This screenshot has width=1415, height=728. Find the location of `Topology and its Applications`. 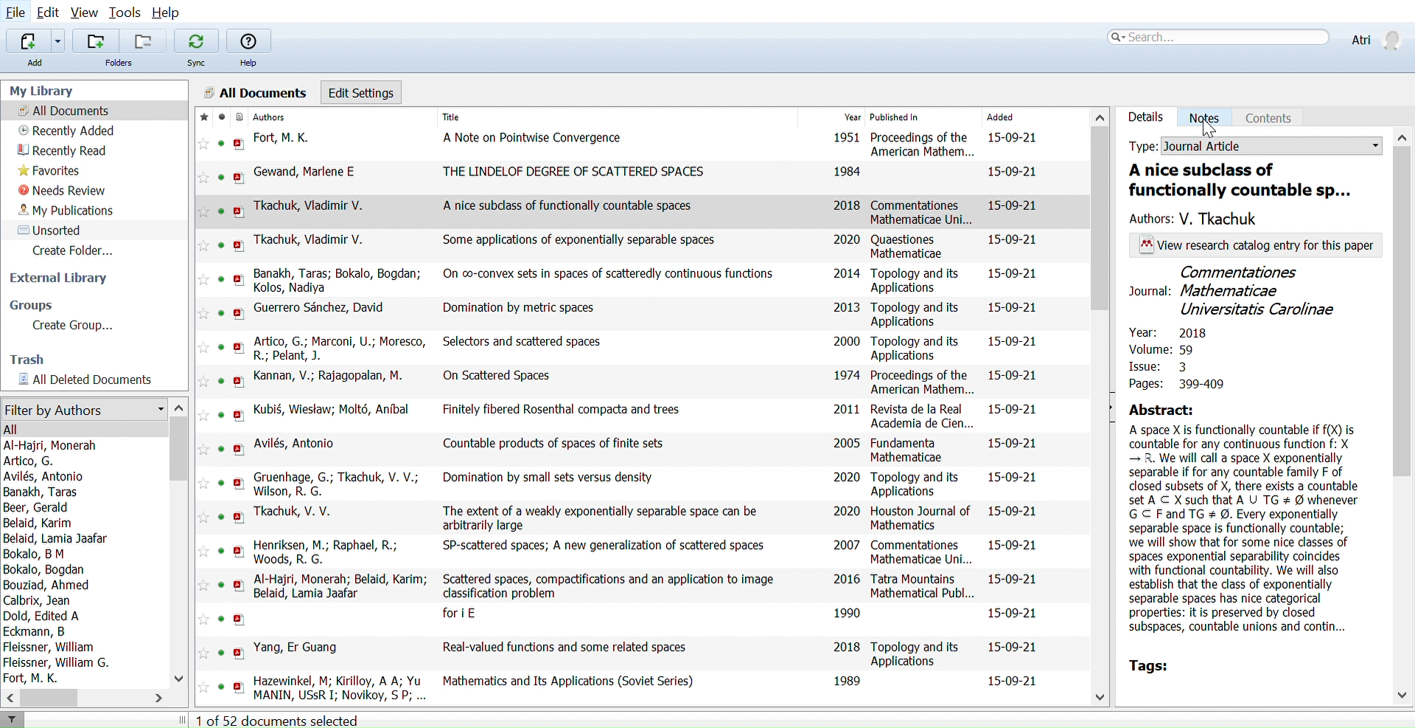

Topology and its Applications is located at coordinates (915, 315).